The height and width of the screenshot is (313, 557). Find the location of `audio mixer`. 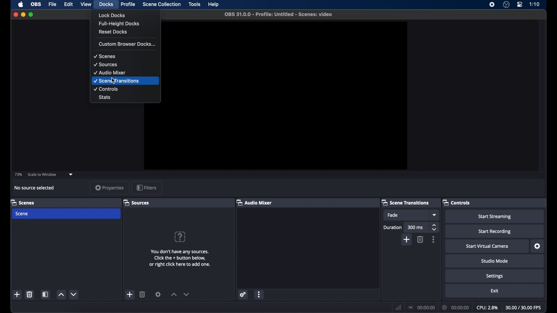

audio mixer is located at coordinates (110, 72).